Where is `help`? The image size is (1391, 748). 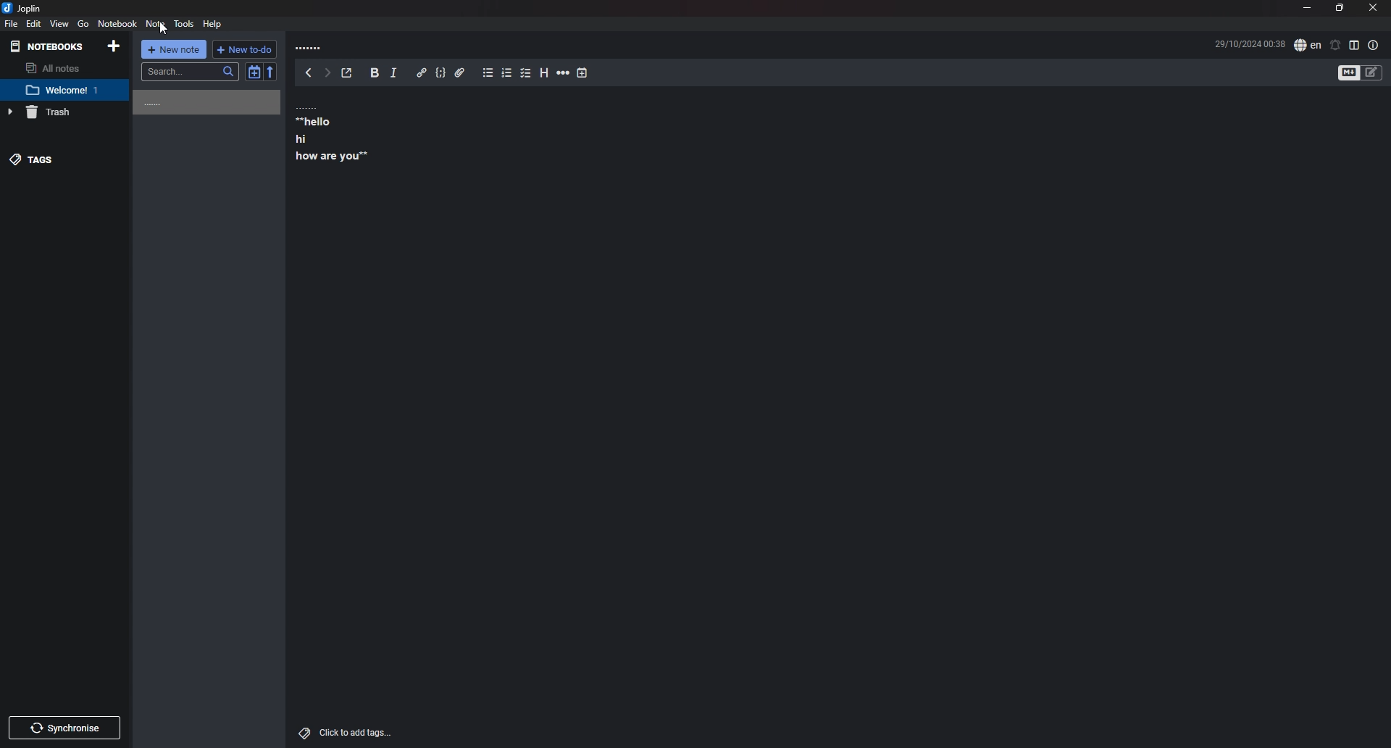
help is located at coordinates (212, 24).